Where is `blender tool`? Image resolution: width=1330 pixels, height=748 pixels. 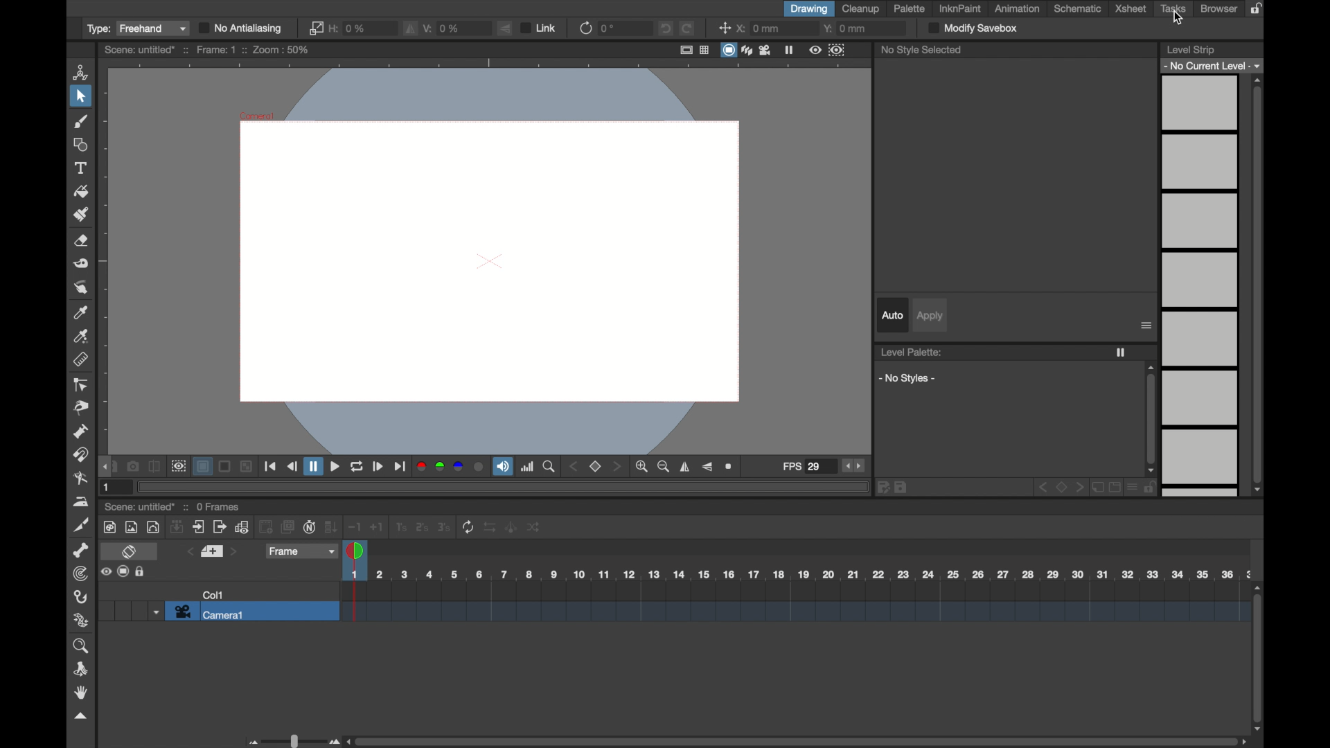 blender tool is located at coordinates (80, 478).